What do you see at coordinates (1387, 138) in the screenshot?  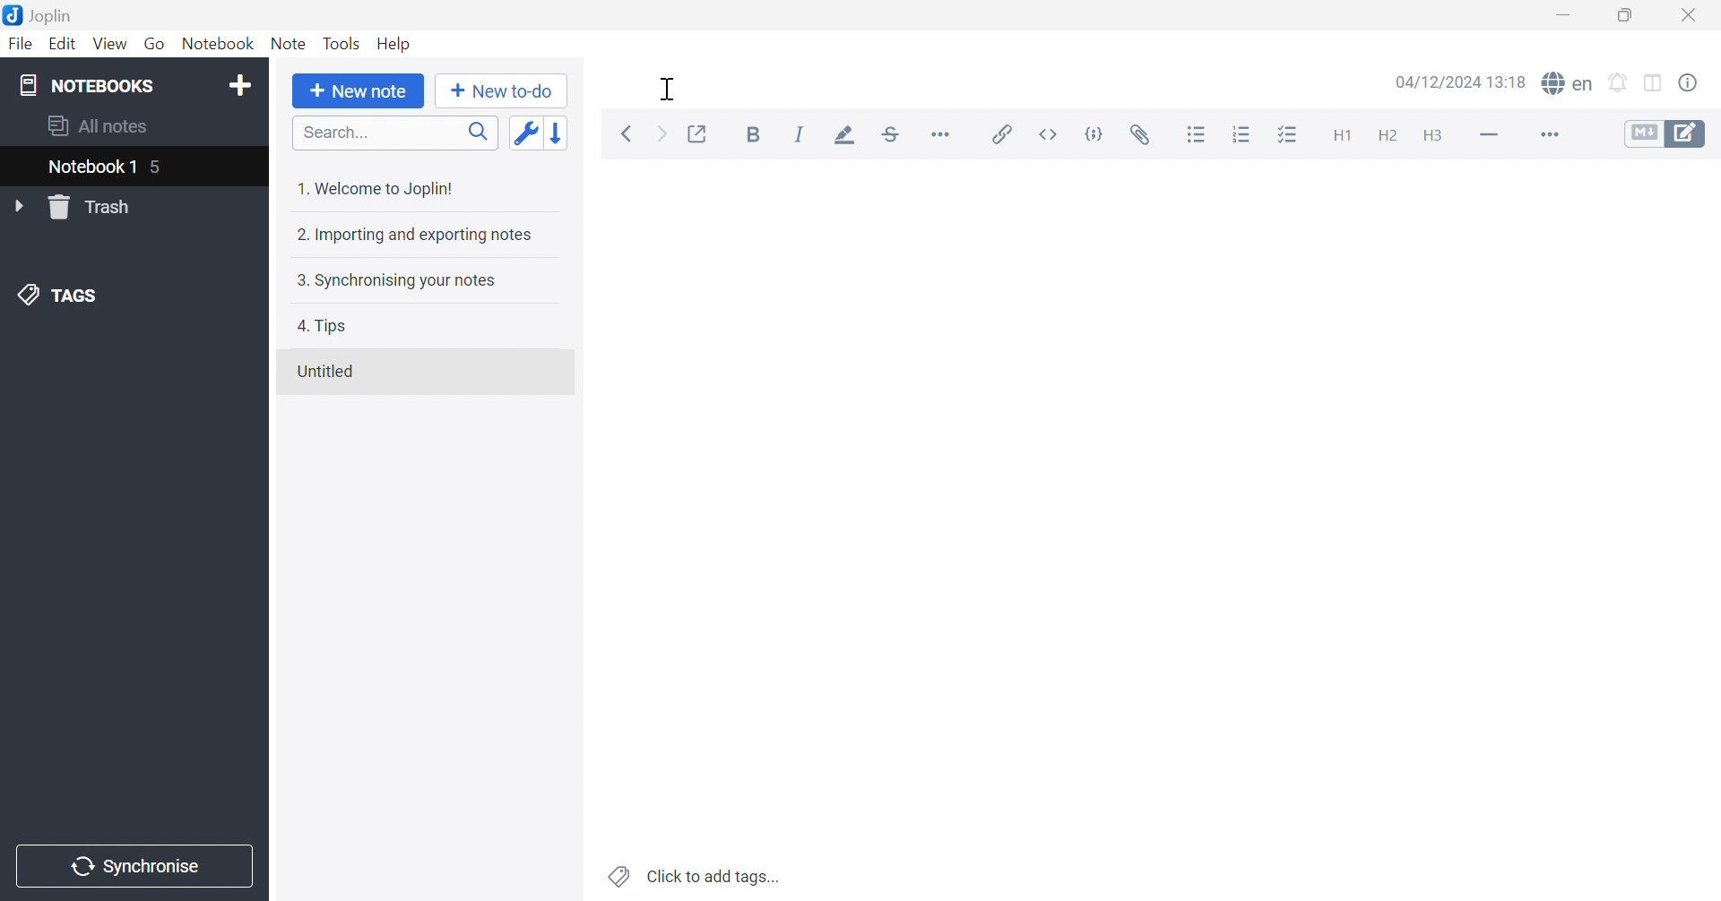 I see `Heading 2` at bounding box center [1387, 138].